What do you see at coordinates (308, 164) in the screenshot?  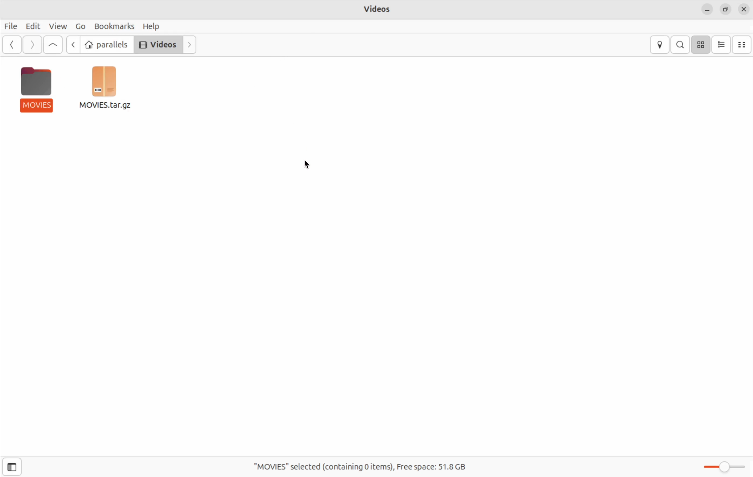 I see `cursor` at bounding box center [308, 164].